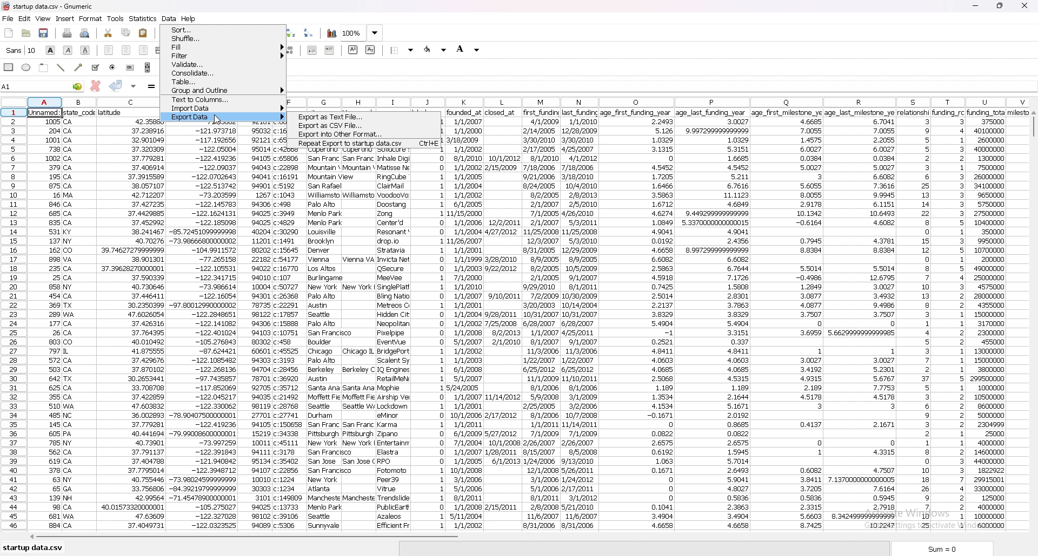  Describe the element at coordinates (1033, 323) in the screenshot. I see `scroll bar` at that location.